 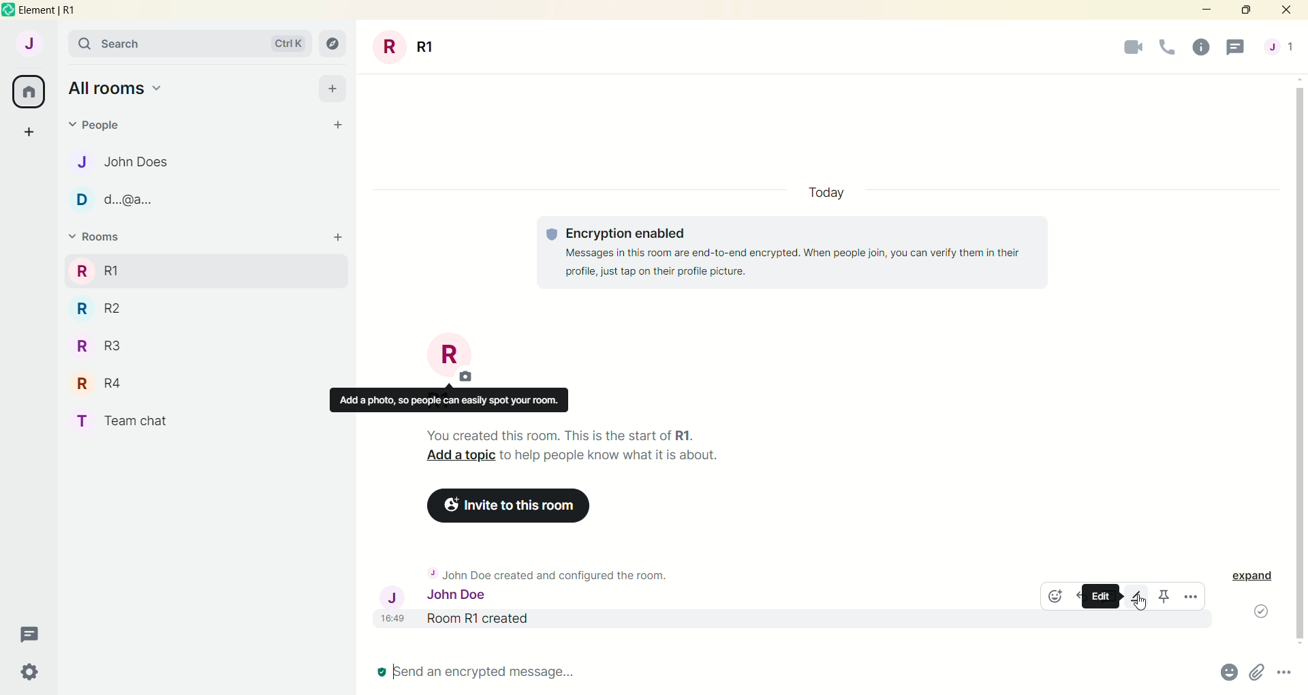 I want to click on R R4, so click(x=95, y=382).